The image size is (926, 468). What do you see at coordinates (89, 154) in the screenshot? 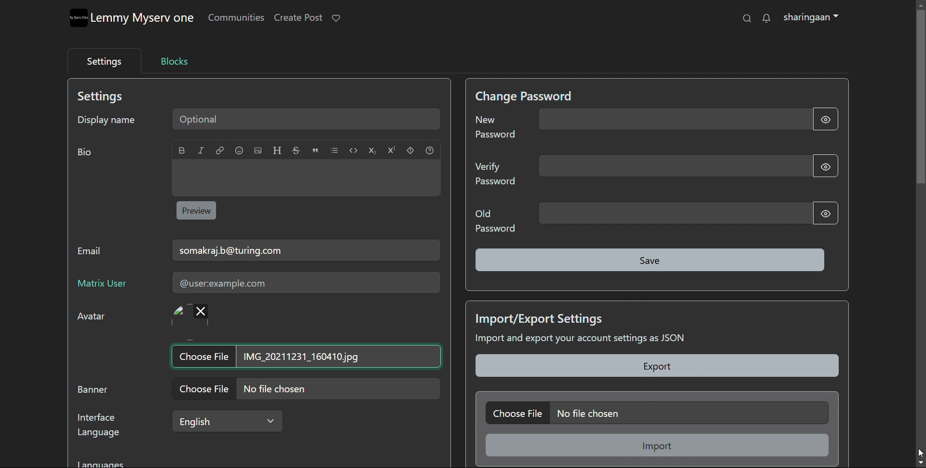
I see `Bio` at bounding box center [89, 154].